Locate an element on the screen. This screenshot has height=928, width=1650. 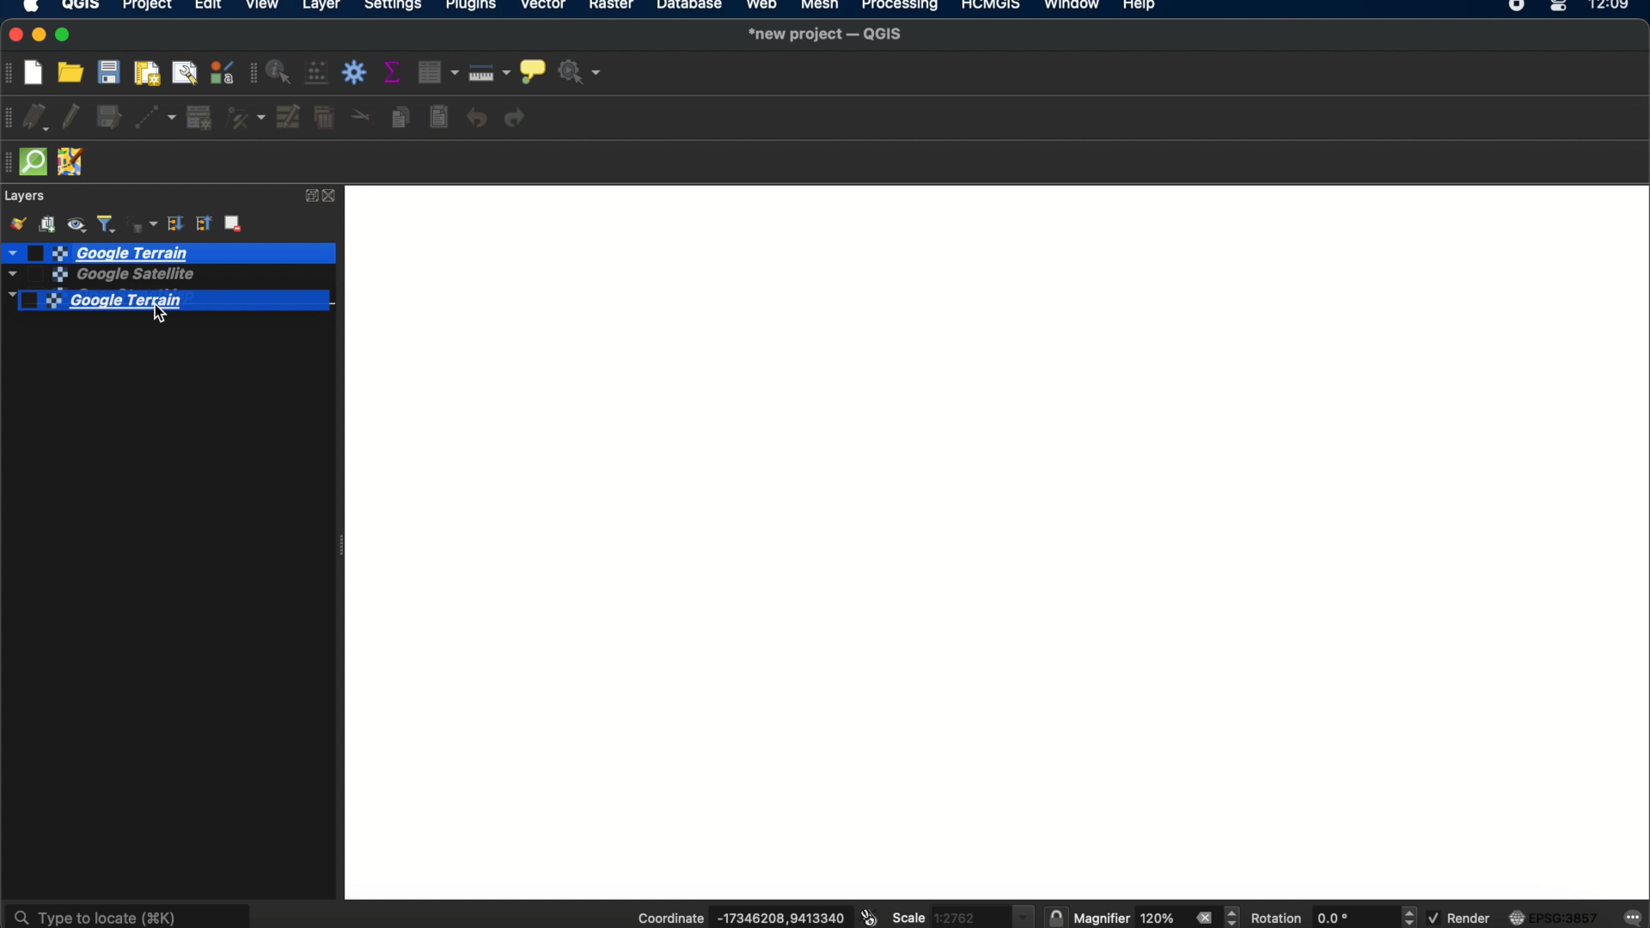
rotation 0.0 is located at coordinates (1311, 918).